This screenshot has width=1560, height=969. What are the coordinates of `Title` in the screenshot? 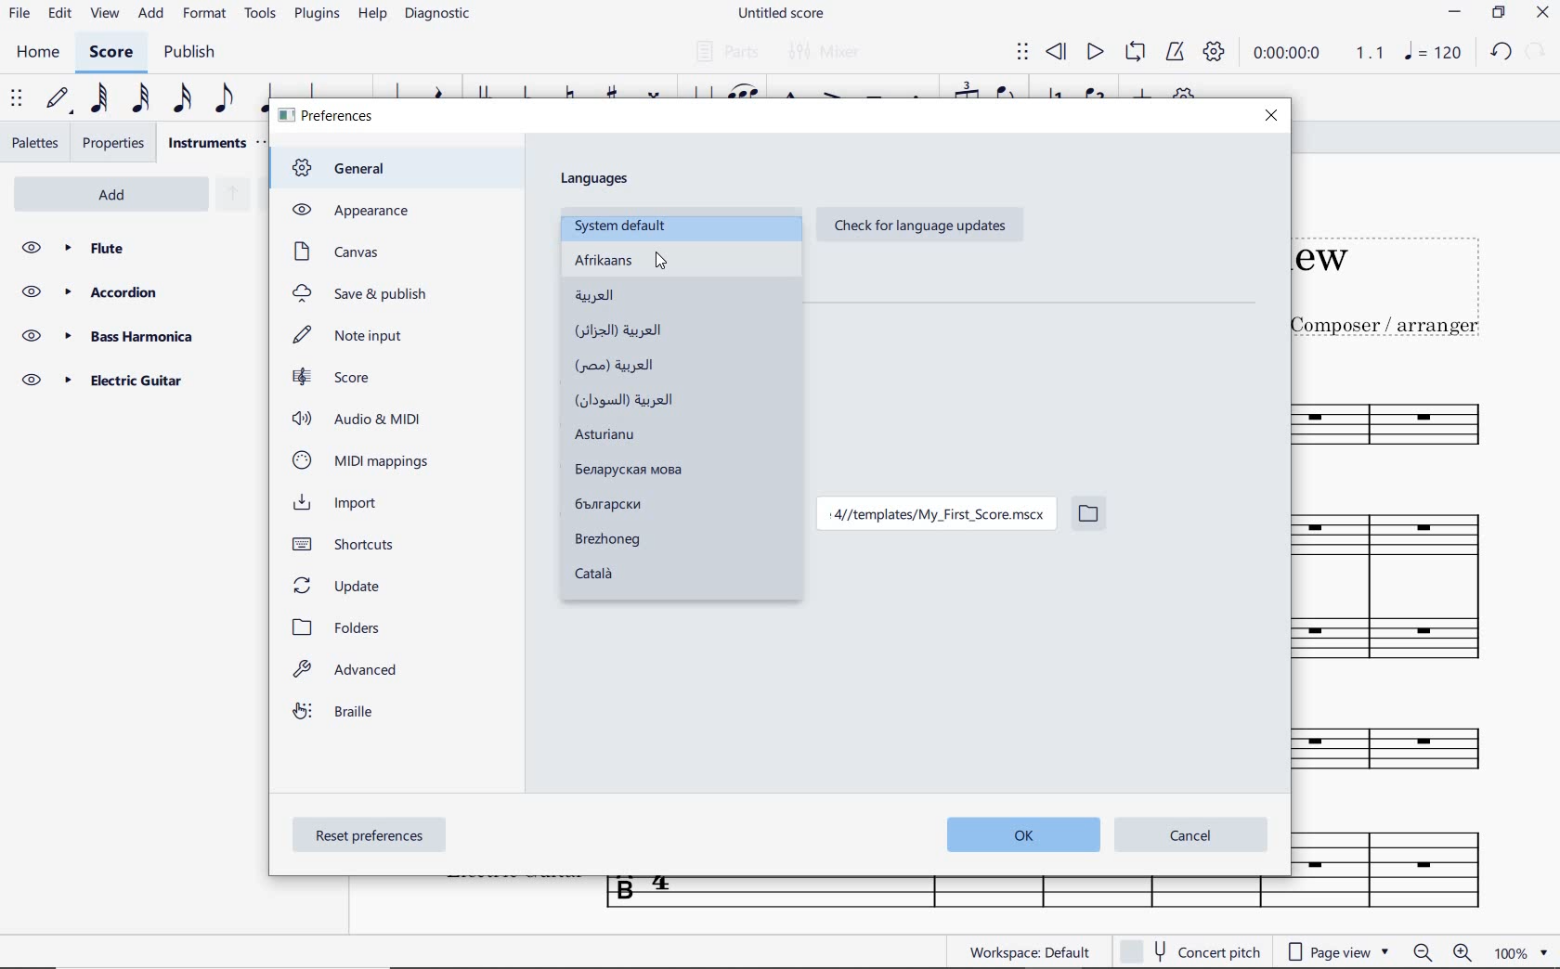 It's located at (1409, 277).